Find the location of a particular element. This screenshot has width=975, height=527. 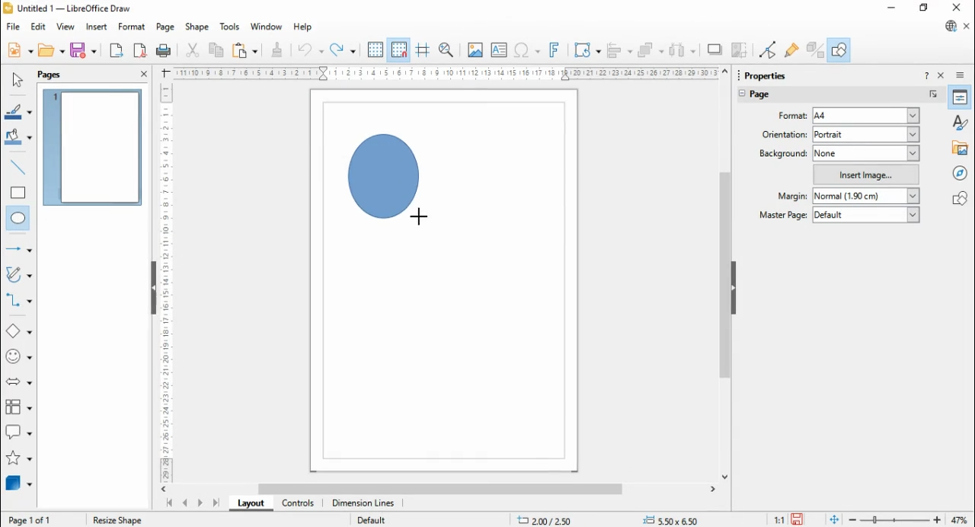

Scale is located at coordinates (165, 279).